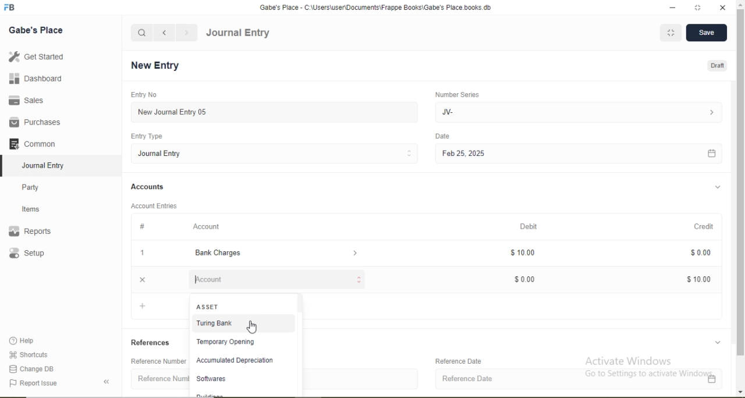 The height and width of the screenshot is (398, 745). Describe the element at coordinates (530, 253) in the screenshot. I see `$0.00` at that location.